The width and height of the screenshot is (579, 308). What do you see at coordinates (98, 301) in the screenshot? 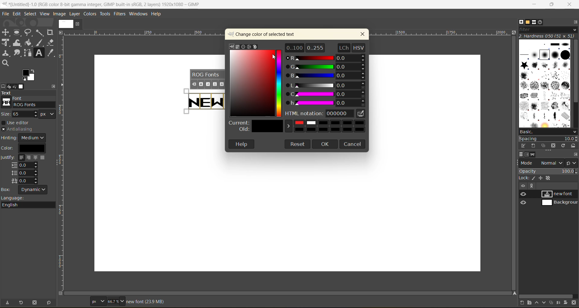
I see `type` at bounding box center [98, 301].